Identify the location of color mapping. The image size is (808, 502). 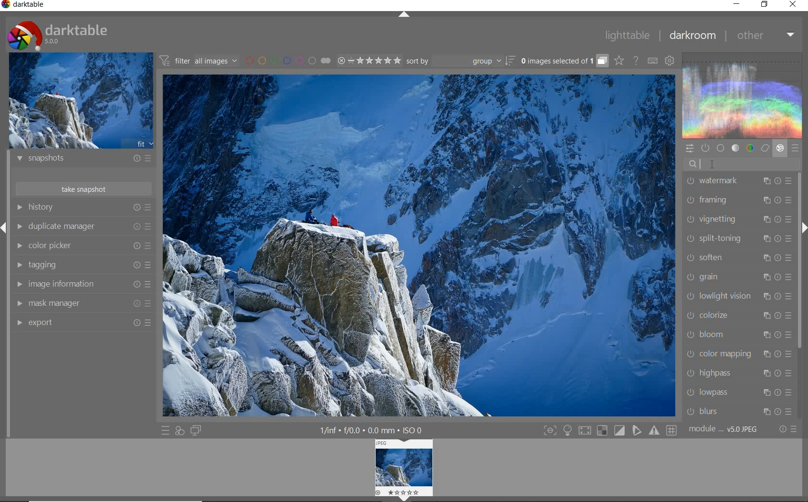
(738, 354).